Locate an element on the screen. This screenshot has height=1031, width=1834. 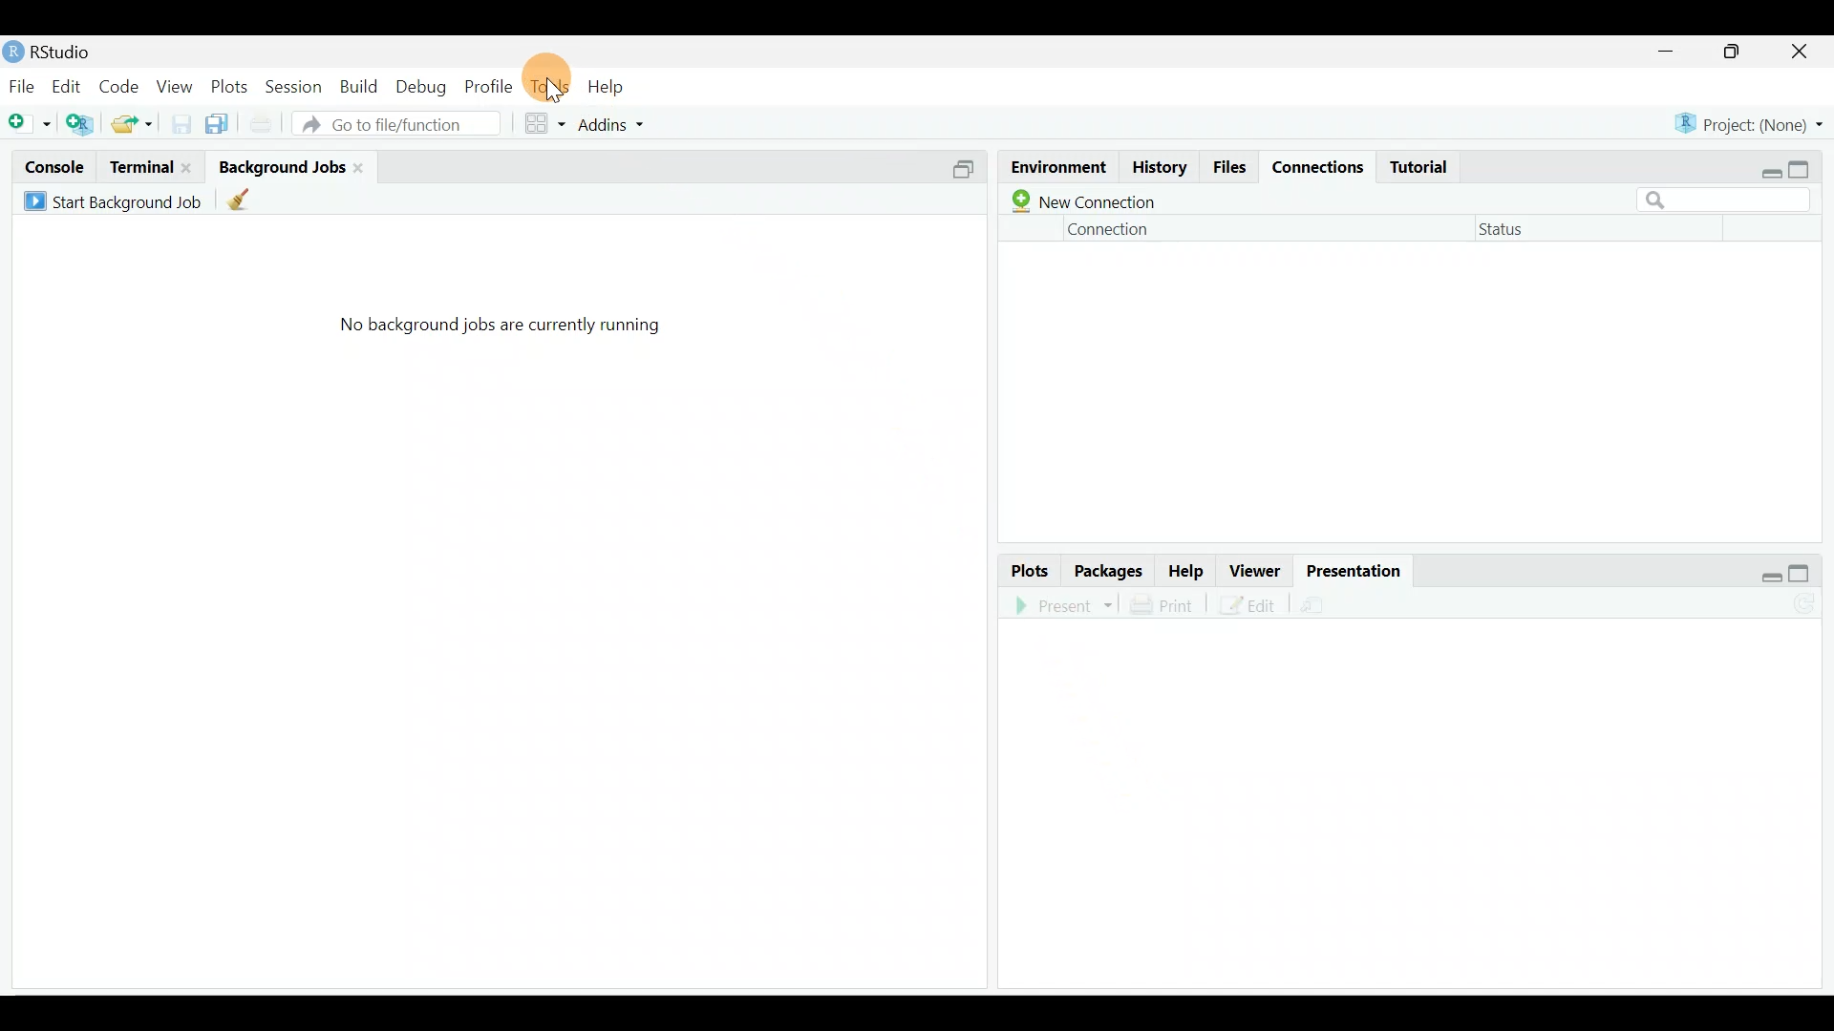
Project (None) is located at coordinates (1748, 124).